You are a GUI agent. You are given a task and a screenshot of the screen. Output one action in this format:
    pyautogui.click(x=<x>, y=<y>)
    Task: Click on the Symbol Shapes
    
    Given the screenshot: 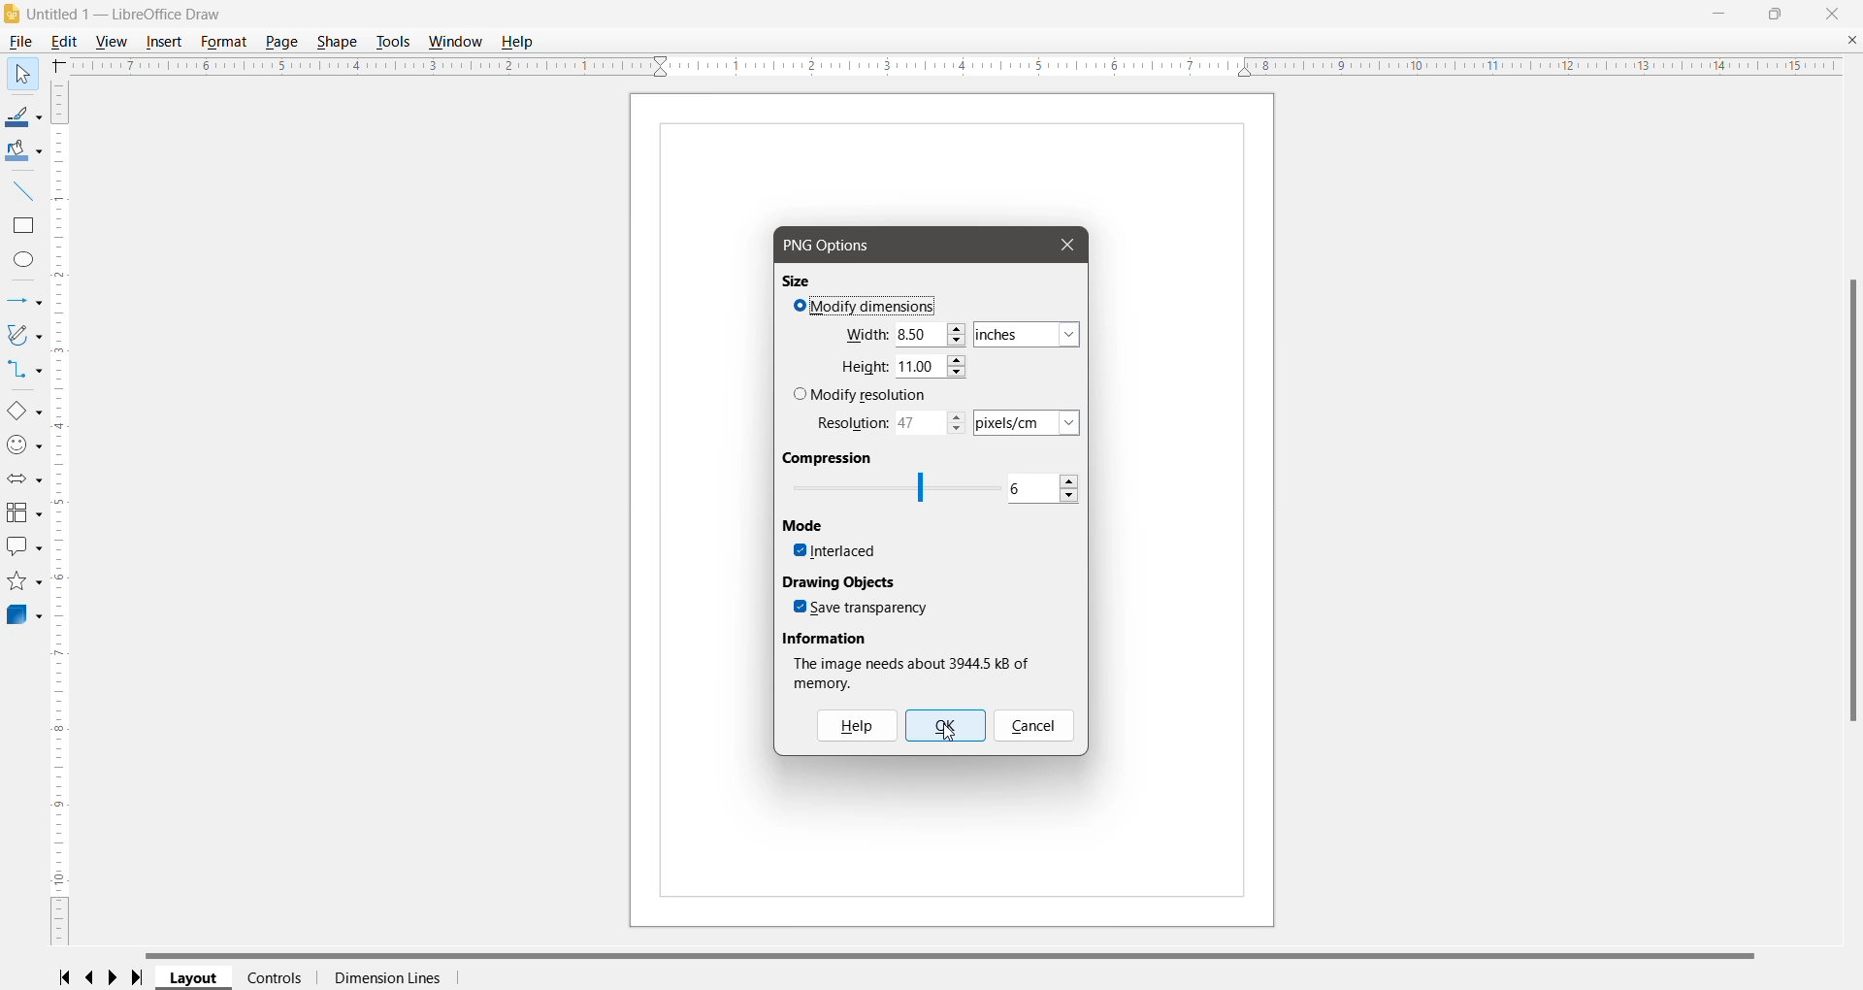 What is the action you would take?
    pyautogui.click(x=24, y=446)
    